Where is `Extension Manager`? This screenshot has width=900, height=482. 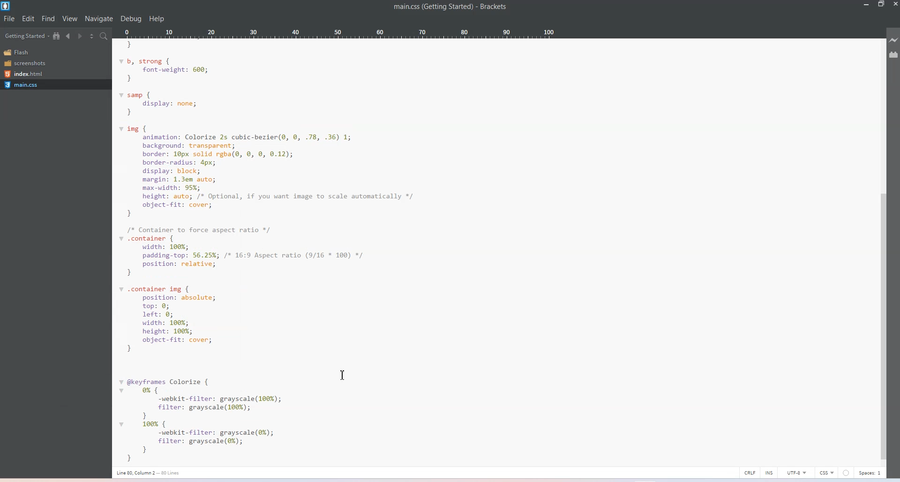
Extension Manager is located at coordinates (894, 55).